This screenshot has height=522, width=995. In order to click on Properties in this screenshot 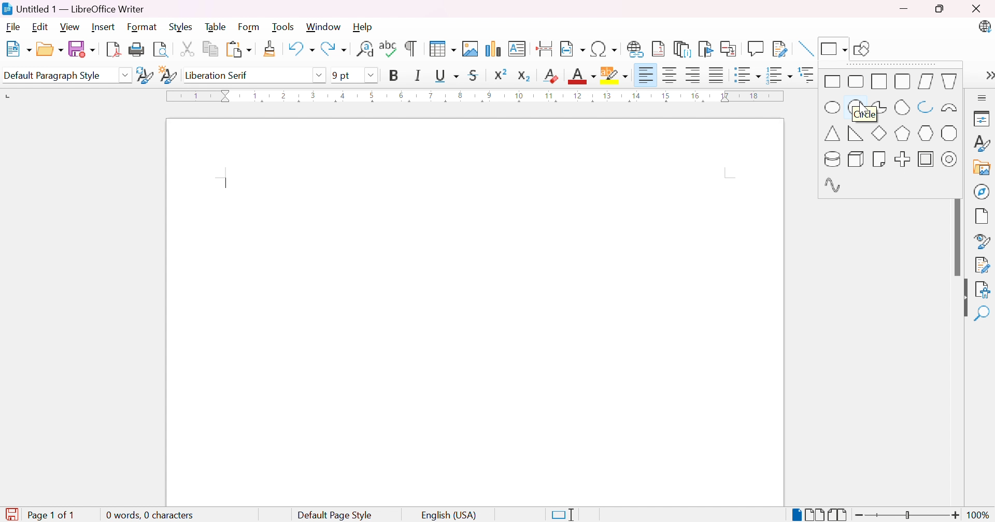, I will do `click(984, 119)`.